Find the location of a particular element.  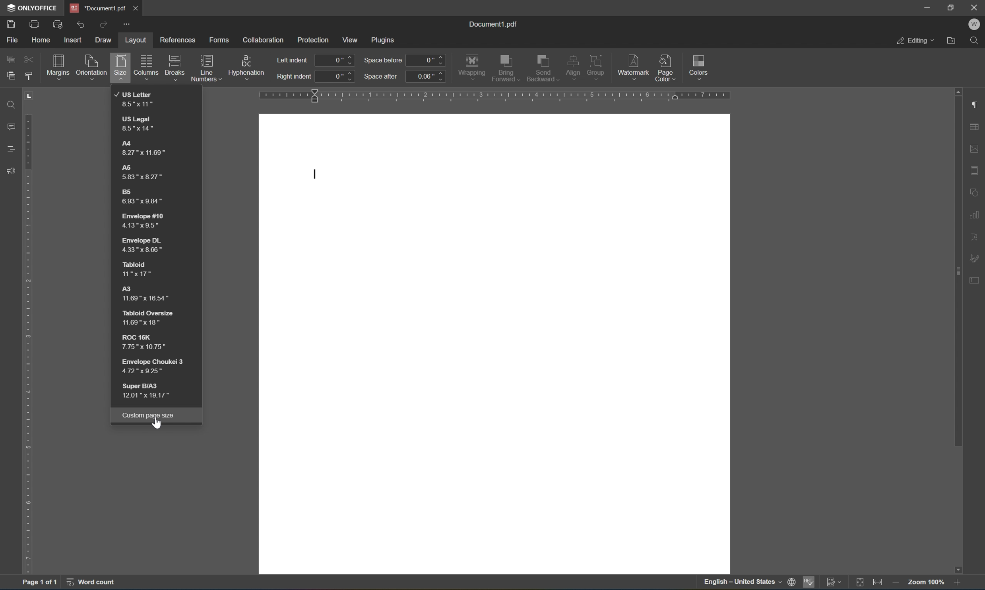

spell checking is located at coordinates (809, 583).